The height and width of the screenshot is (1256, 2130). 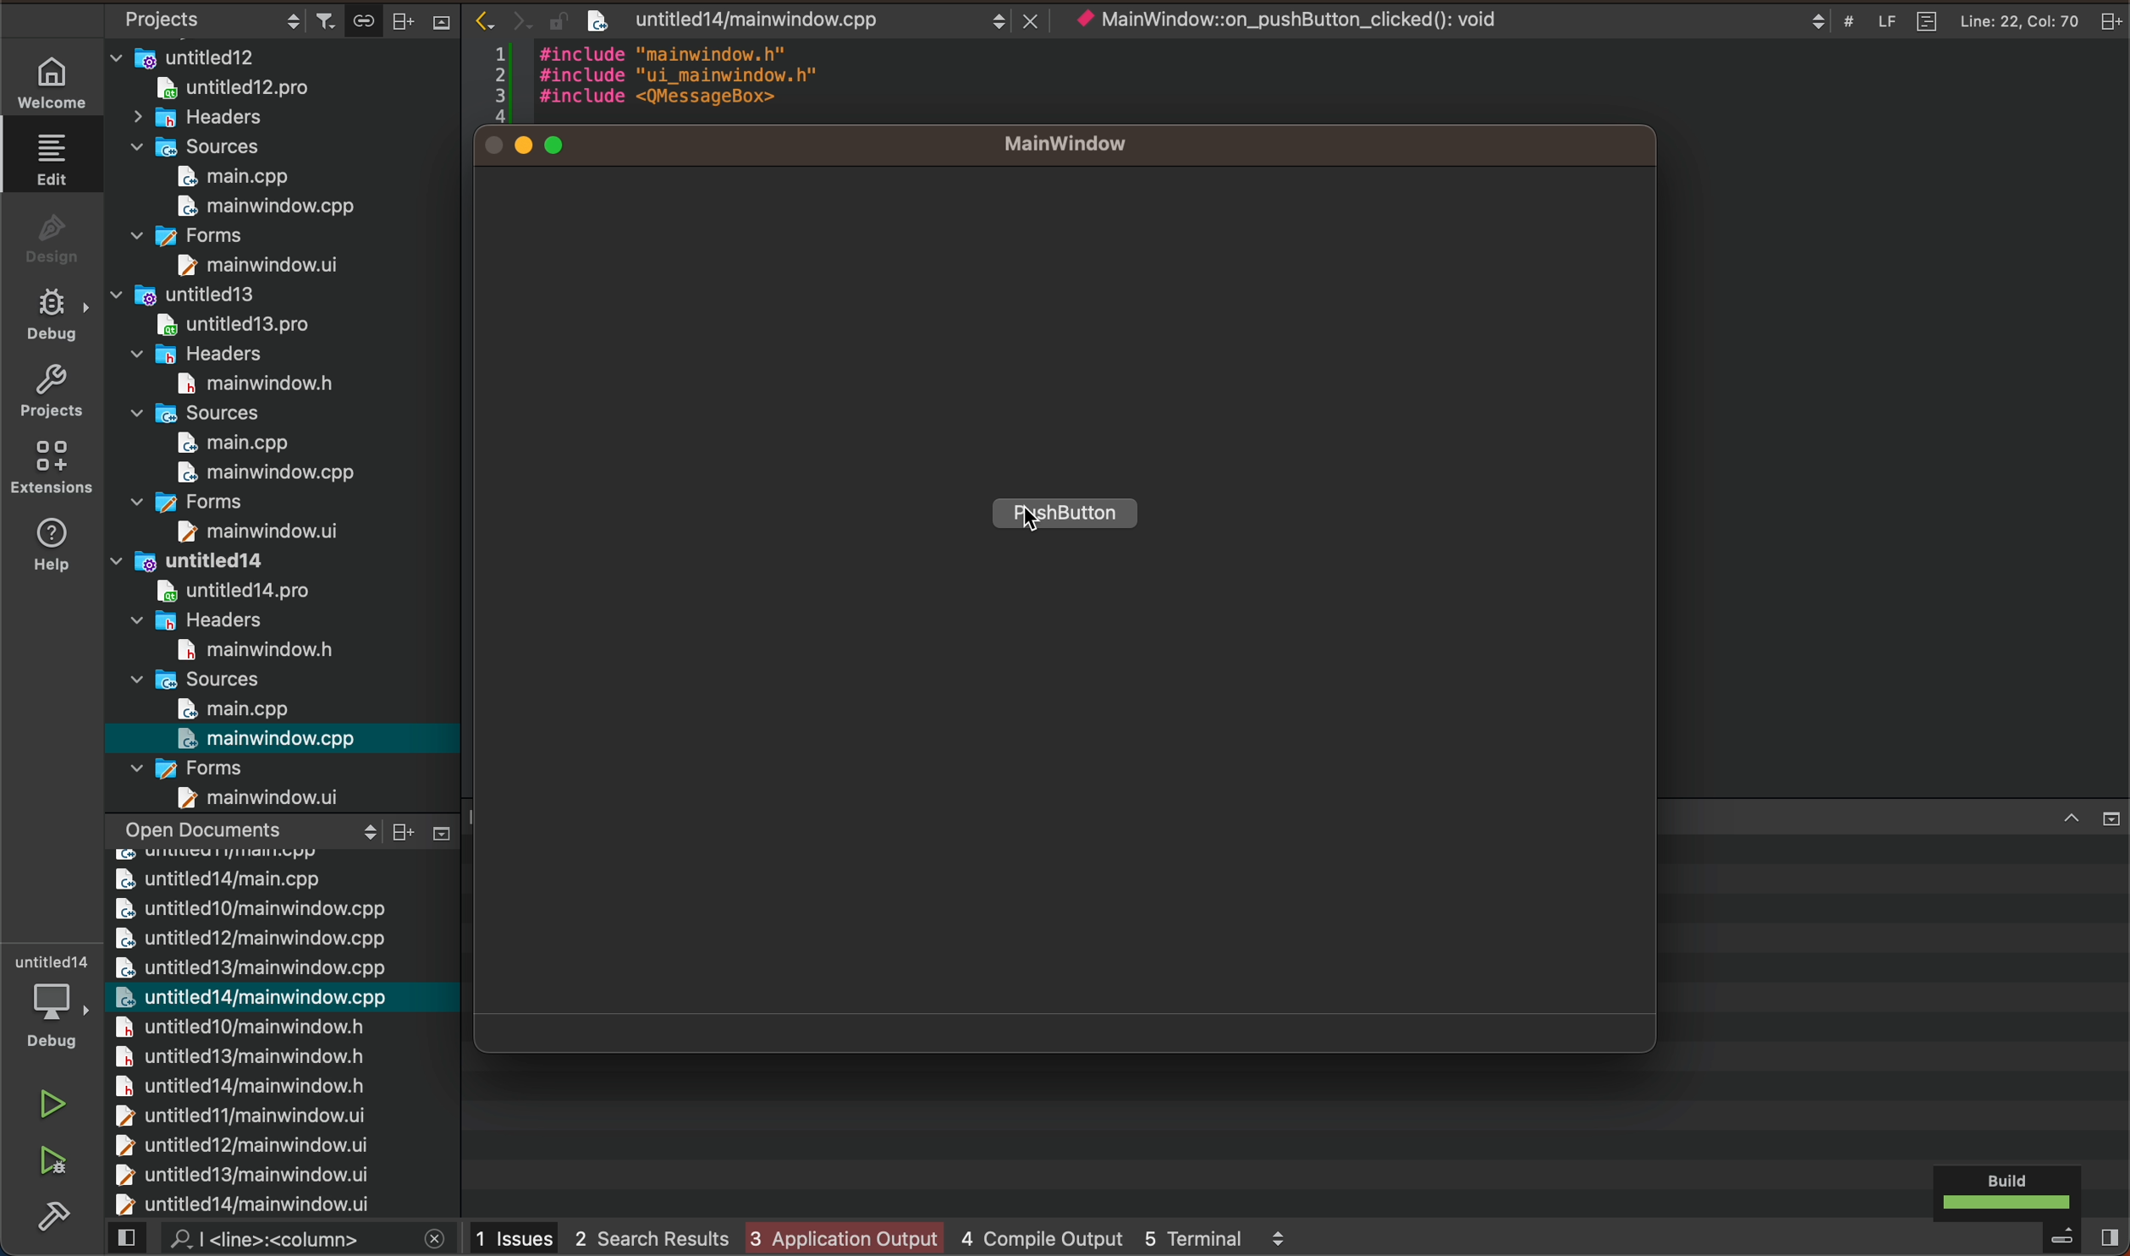 What do you see at coordinates (799, 19) in the screenshot?
I see `file after save` at bounding box center [799, 19].